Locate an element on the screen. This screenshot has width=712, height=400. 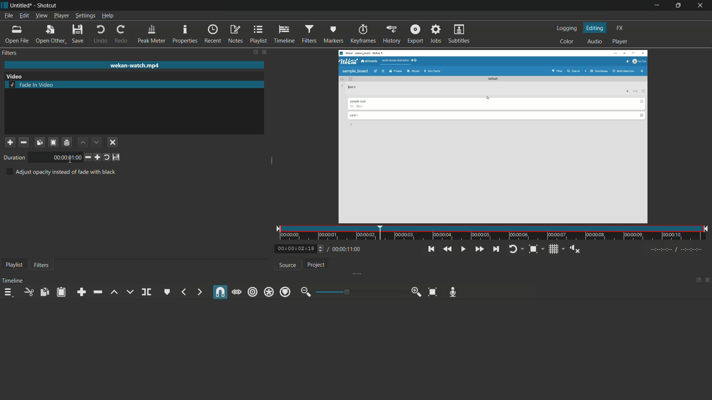
ripple markers is located at coordinates (286, 291).